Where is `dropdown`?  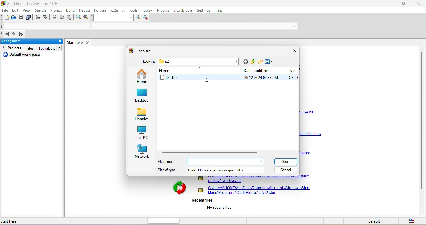 dropdown is located at coordinates (262, 170).